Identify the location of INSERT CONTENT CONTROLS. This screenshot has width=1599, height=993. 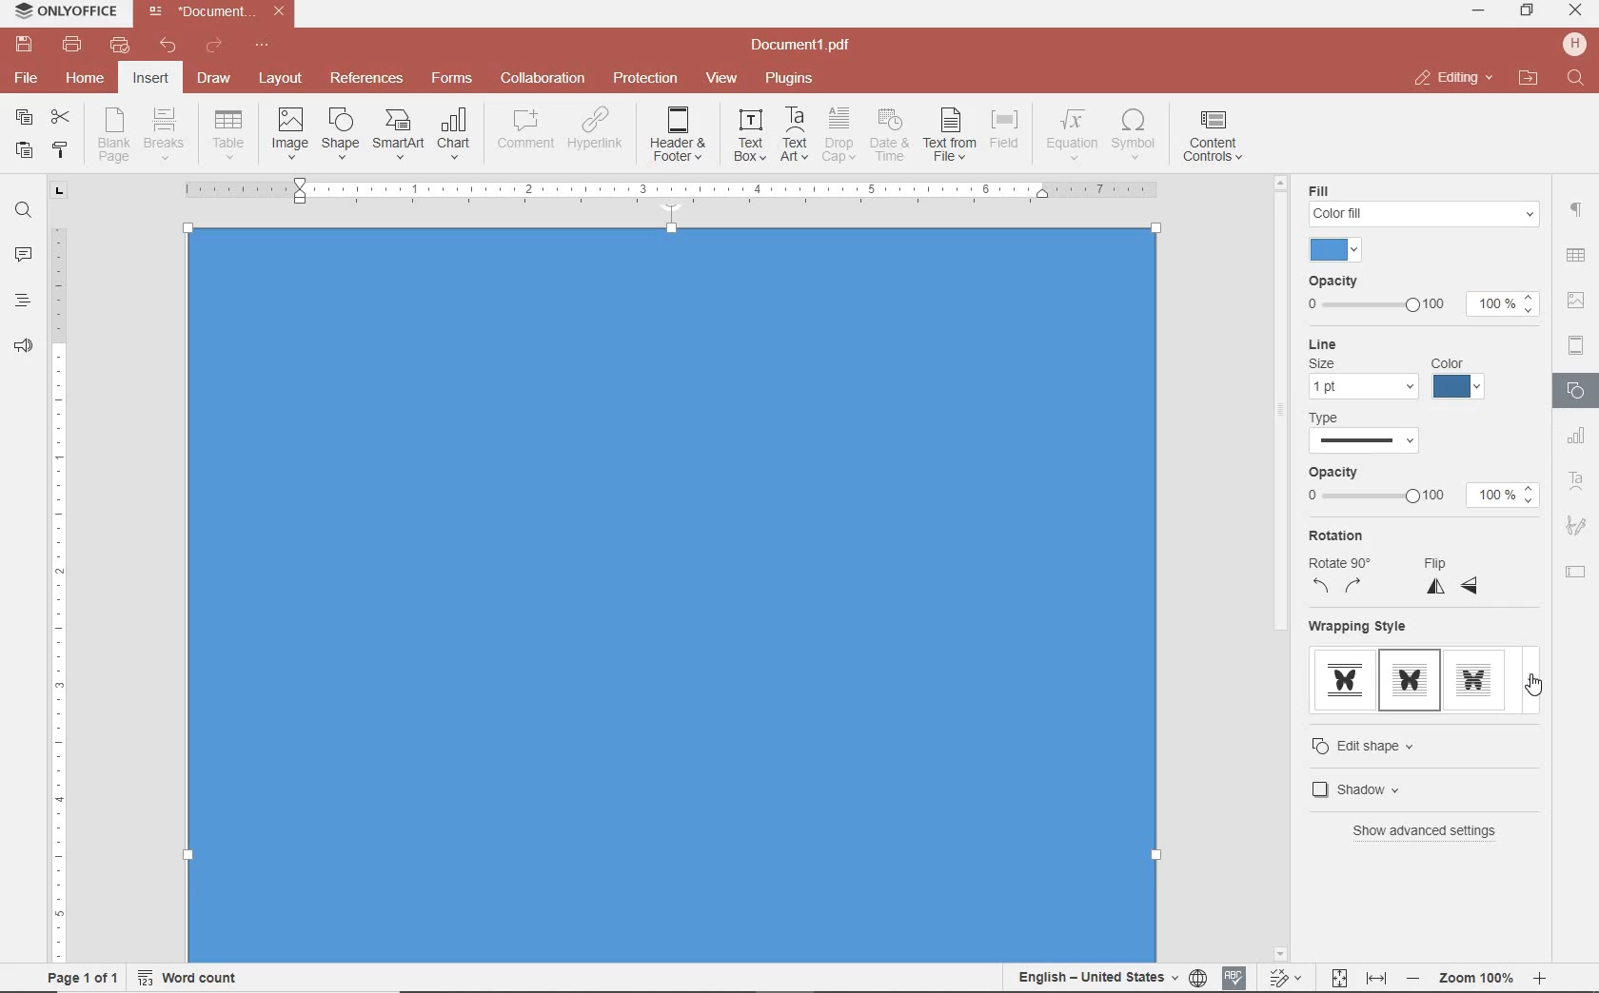
(1213, 137).